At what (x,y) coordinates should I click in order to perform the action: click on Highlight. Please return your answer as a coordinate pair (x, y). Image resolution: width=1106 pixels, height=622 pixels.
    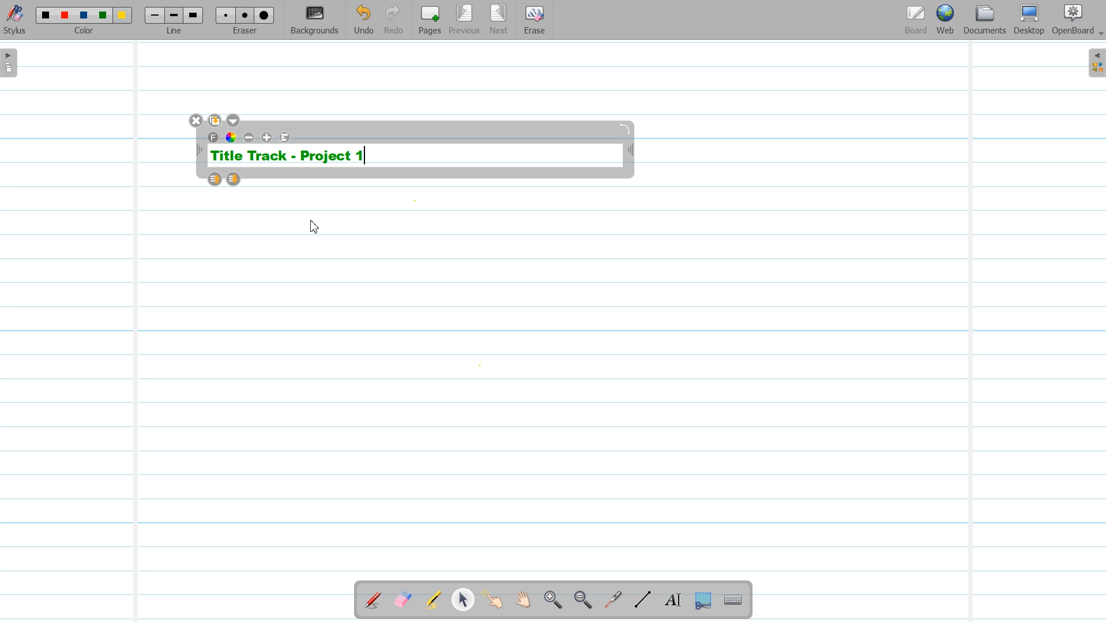
    Looking at the image, I should click on (433, 601).